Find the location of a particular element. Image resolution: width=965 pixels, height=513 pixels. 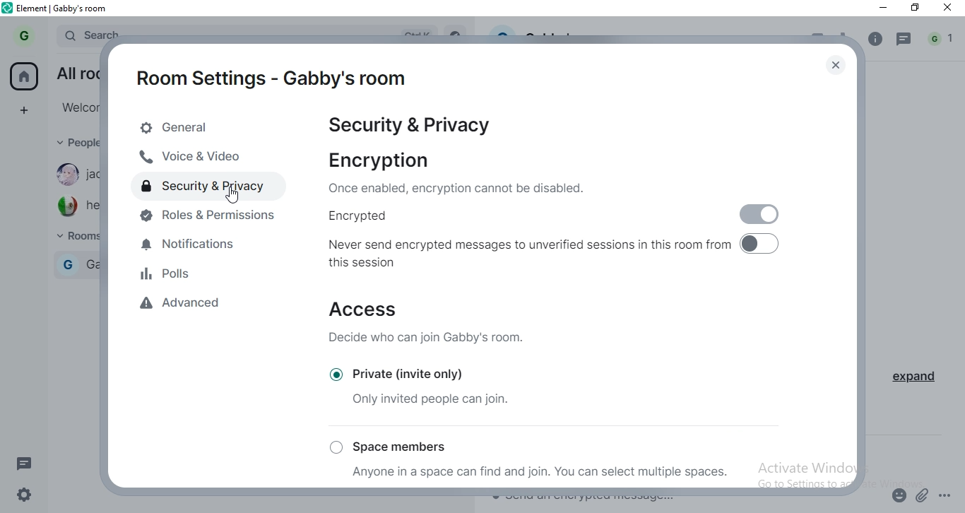

message is located at coordinates (28, 465).